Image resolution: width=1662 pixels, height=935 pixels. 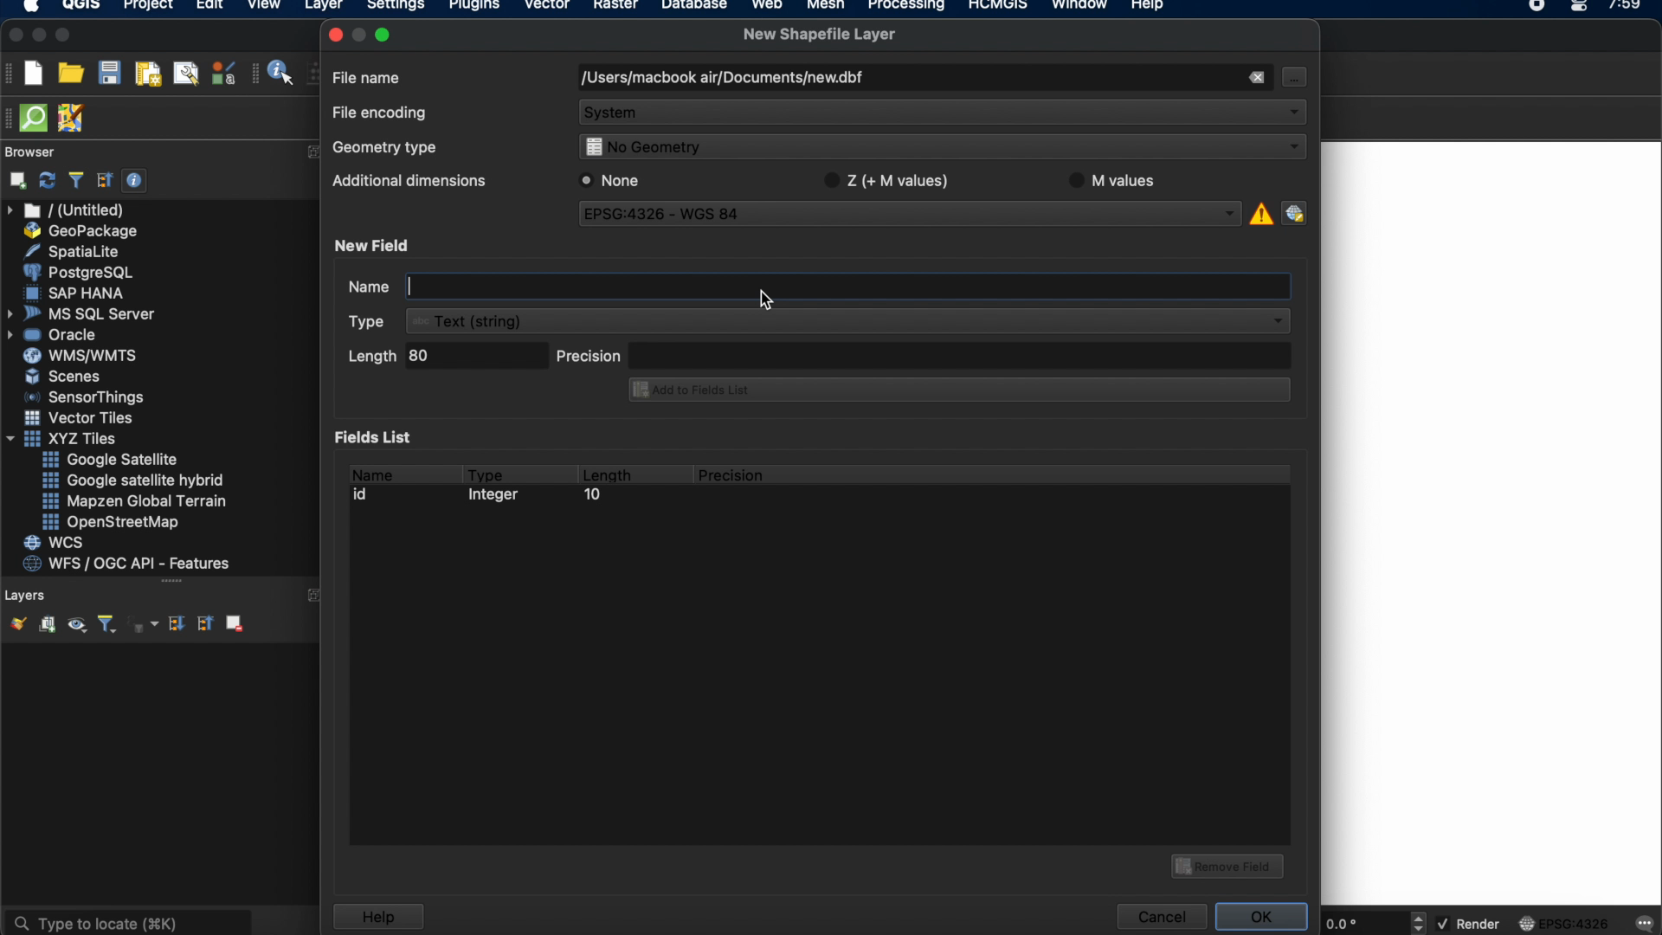 I want to click on mesh, so click(x=826, y=7).